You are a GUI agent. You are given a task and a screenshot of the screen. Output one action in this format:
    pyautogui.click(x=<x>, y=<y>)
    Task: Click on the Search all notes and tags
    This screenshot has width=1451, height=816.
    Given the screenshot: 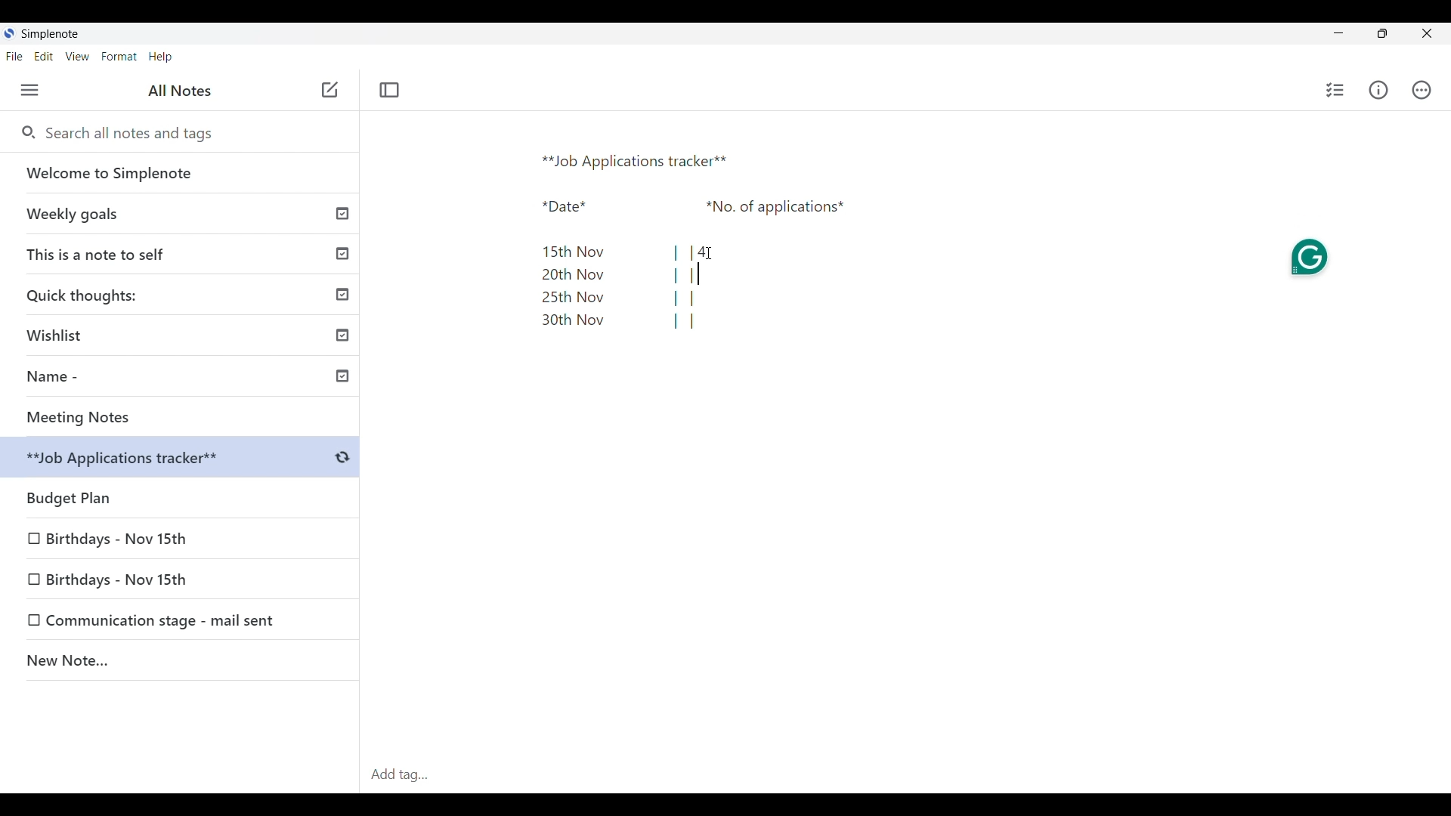 What is the action you would take?
    pyautogui.click(x=135, y=133)
    